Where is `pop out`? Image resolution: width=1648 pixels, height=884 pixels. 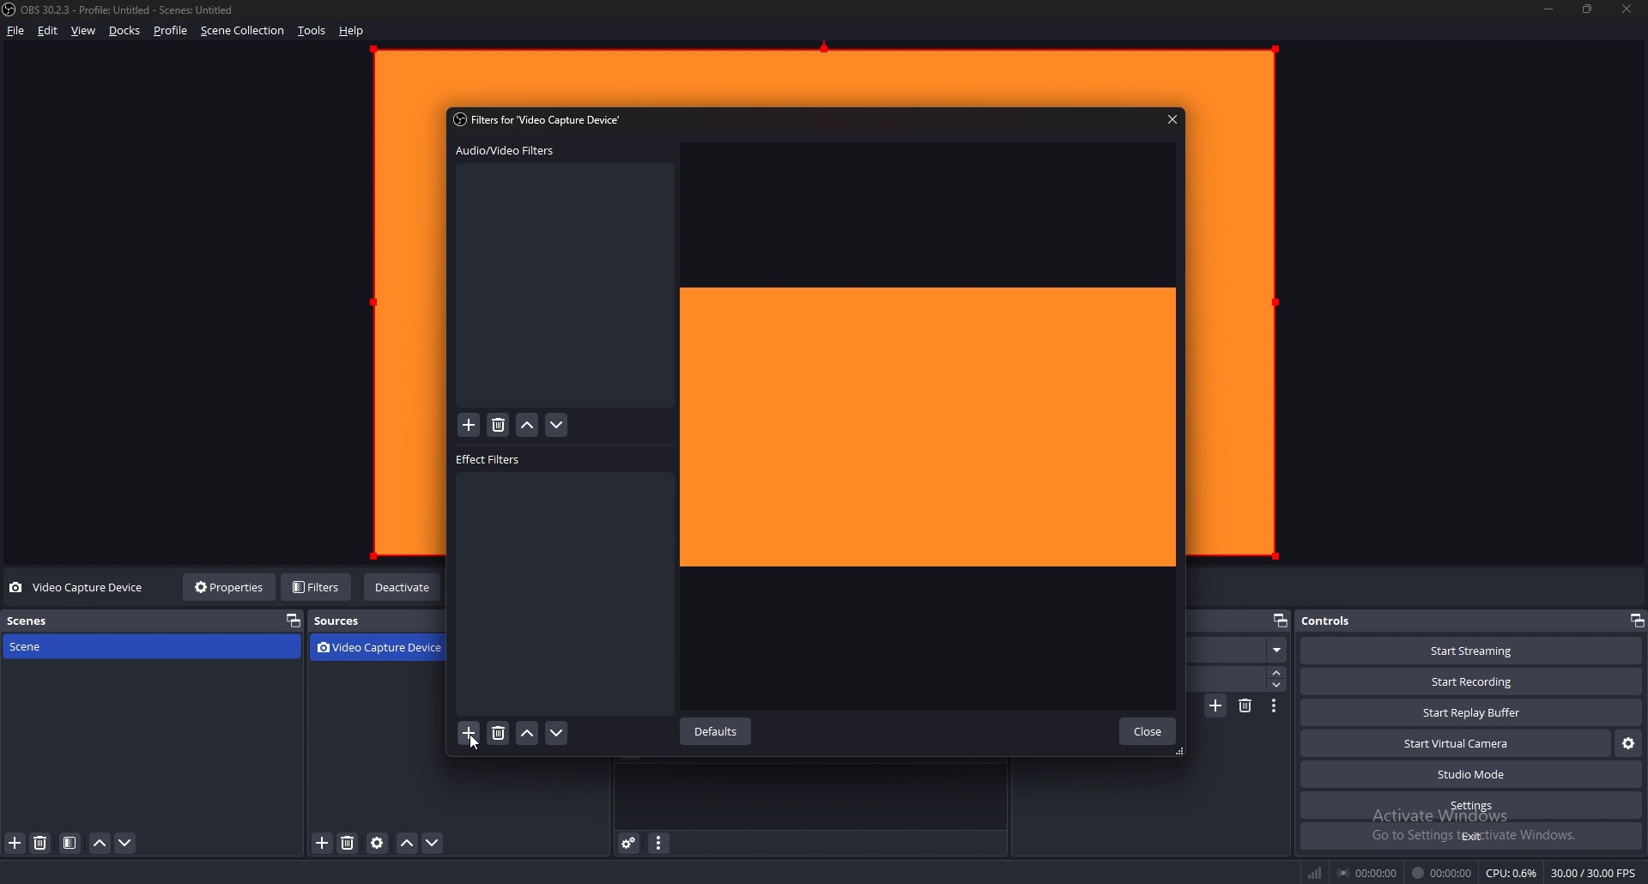
pop out is located at coordinates (1636, 621).